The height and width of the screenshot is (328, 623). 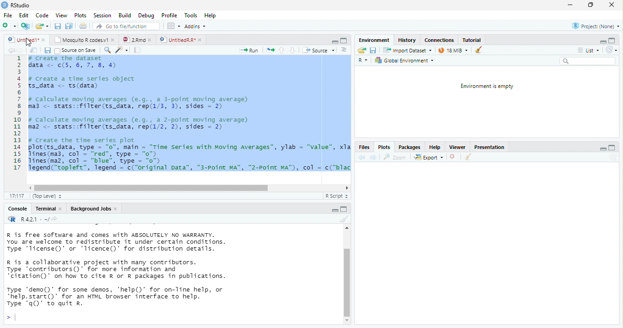 I want to click on minimize, so click(x=603, y=150).